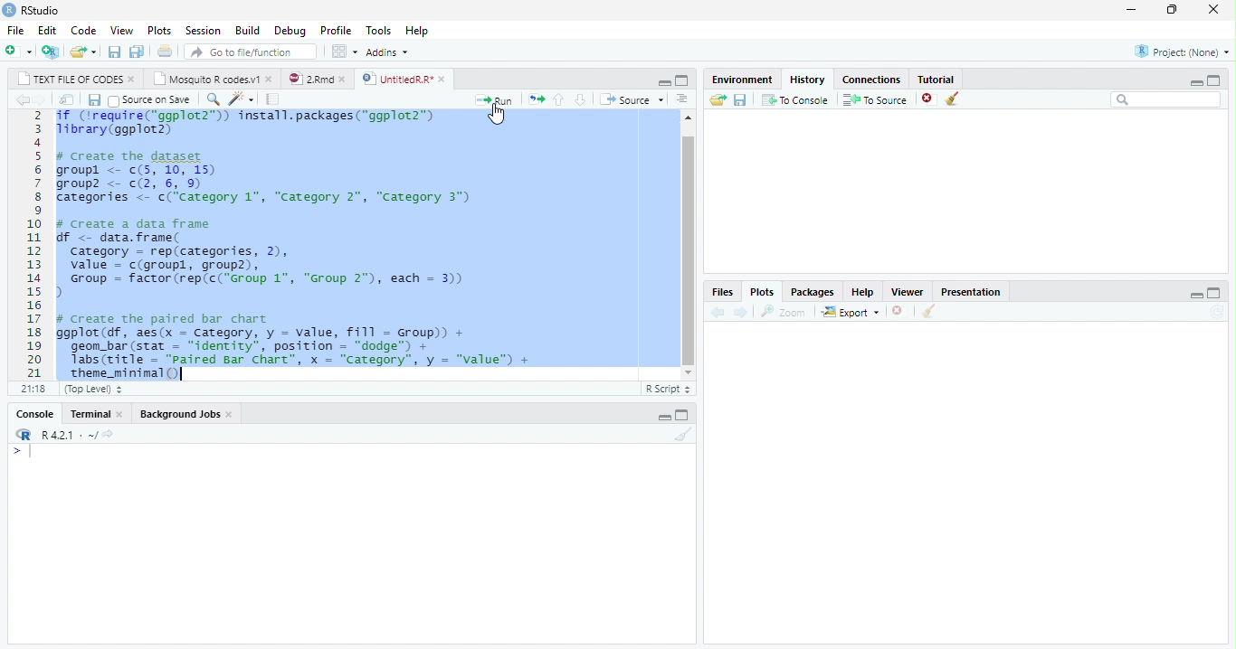  What do you see at coordinates (290, 30) in the screenshot?
I see `debug` at bounding box center [290, 30].